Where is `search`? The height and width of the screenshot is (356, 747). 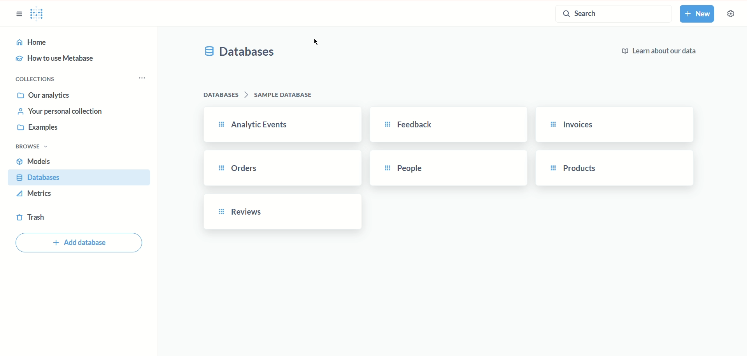 search is located at coordinates (612, 15).